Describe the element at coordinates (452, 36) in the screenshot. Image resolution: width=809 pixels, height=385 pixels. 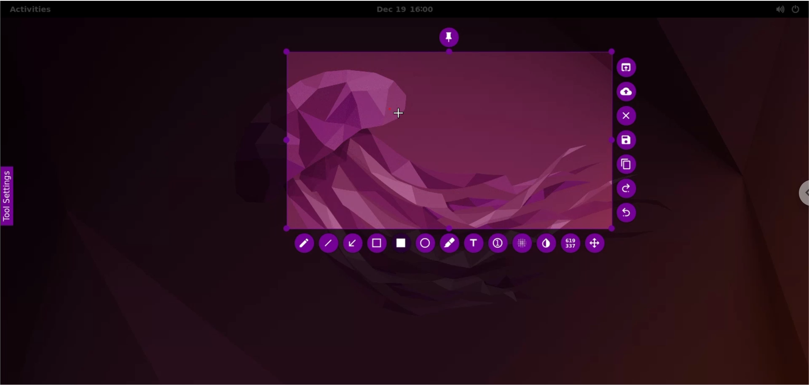
I see `pin ` at that location.